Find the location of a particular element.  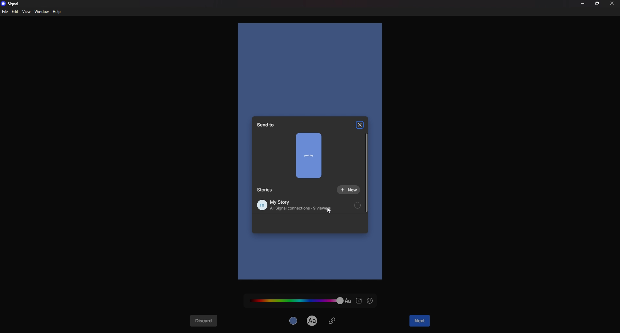

signal is located at coordinates (12, 4).